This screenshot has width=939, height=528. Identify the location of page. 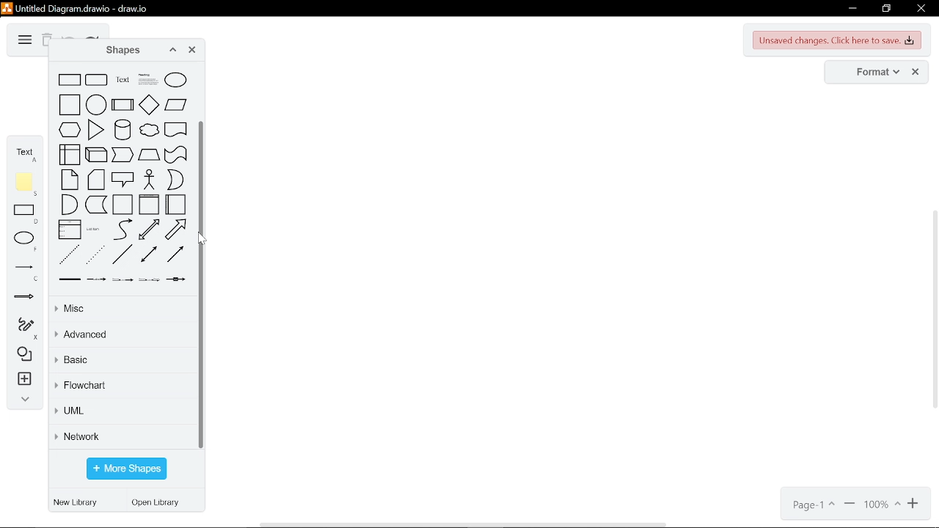
(812, 505).